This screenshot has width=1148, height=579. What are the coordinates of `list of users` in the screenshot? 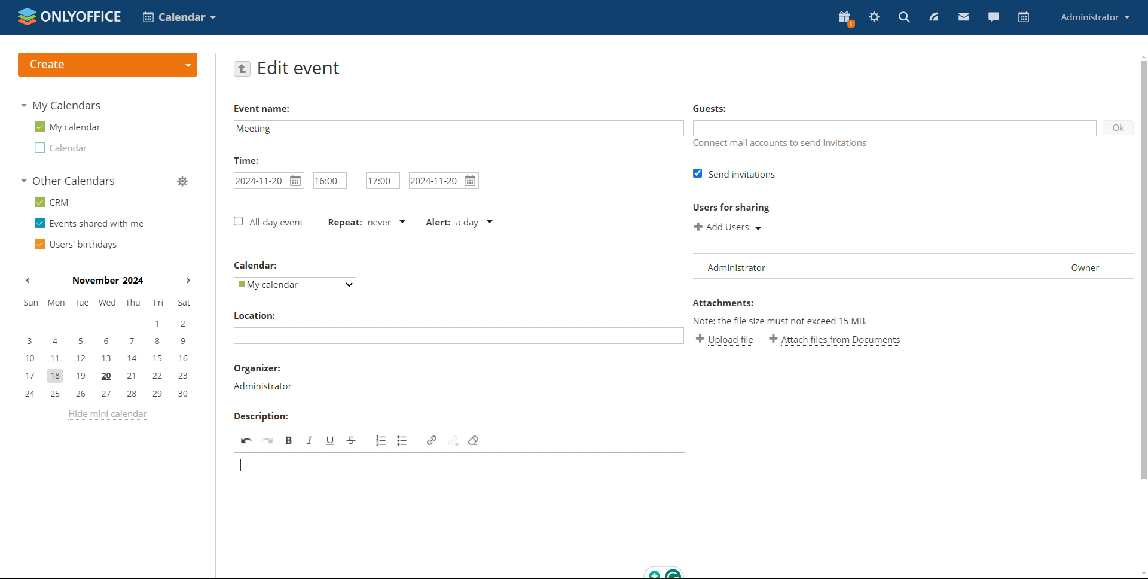 It's located at (911, 266).